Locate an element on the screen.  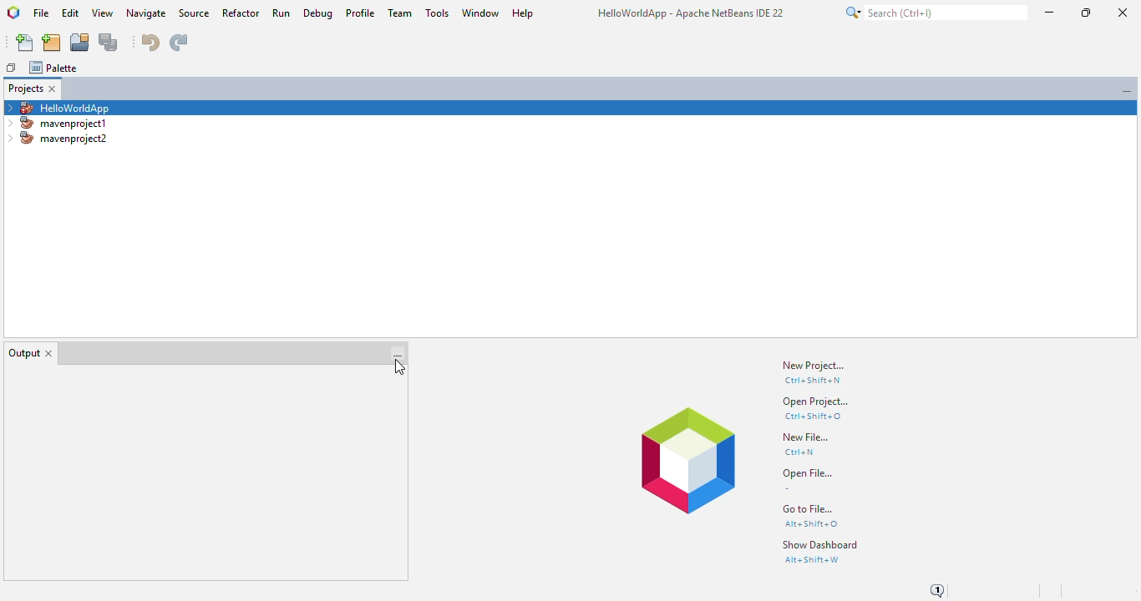
run is located at coordinates (281, 13).